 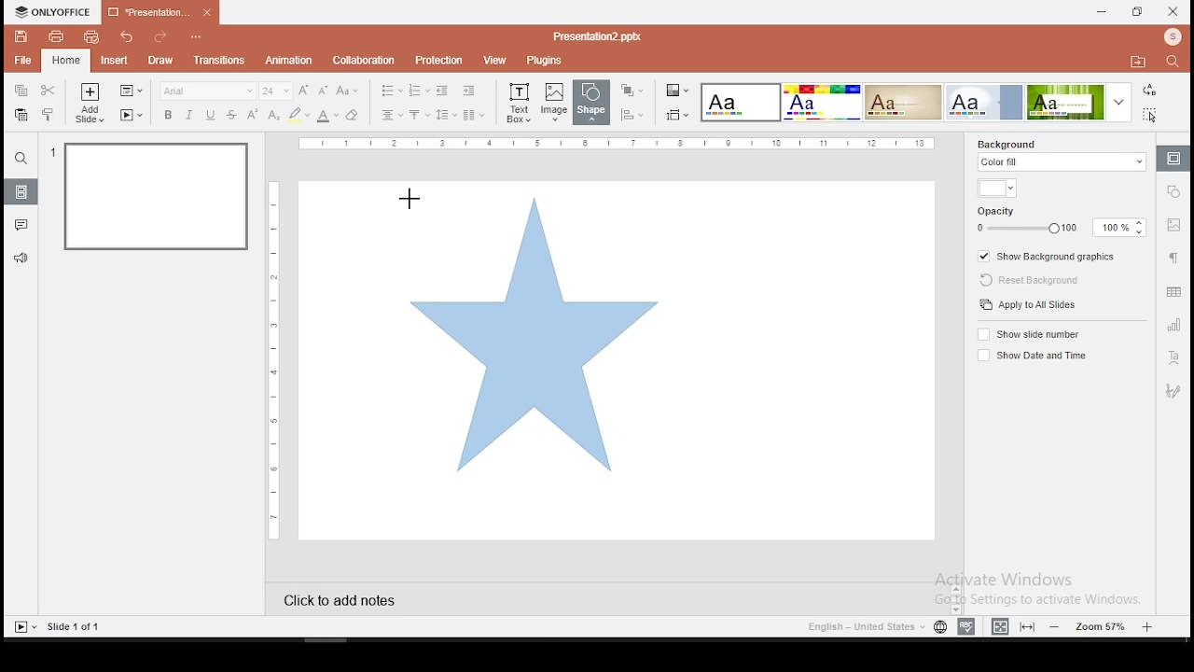 What do you see at coordinates (1150, 91) in the screenshot?
I see `replace` at bounding box center [1150, 91].